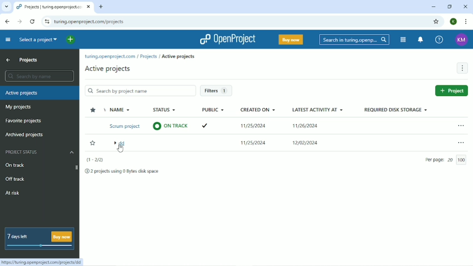 The height and width of the screenshot is (266, 473). What do you see at coordinates (436, 22) in the screenshot?
I see `Bookmark this tab` at bounding box center [436, 22].